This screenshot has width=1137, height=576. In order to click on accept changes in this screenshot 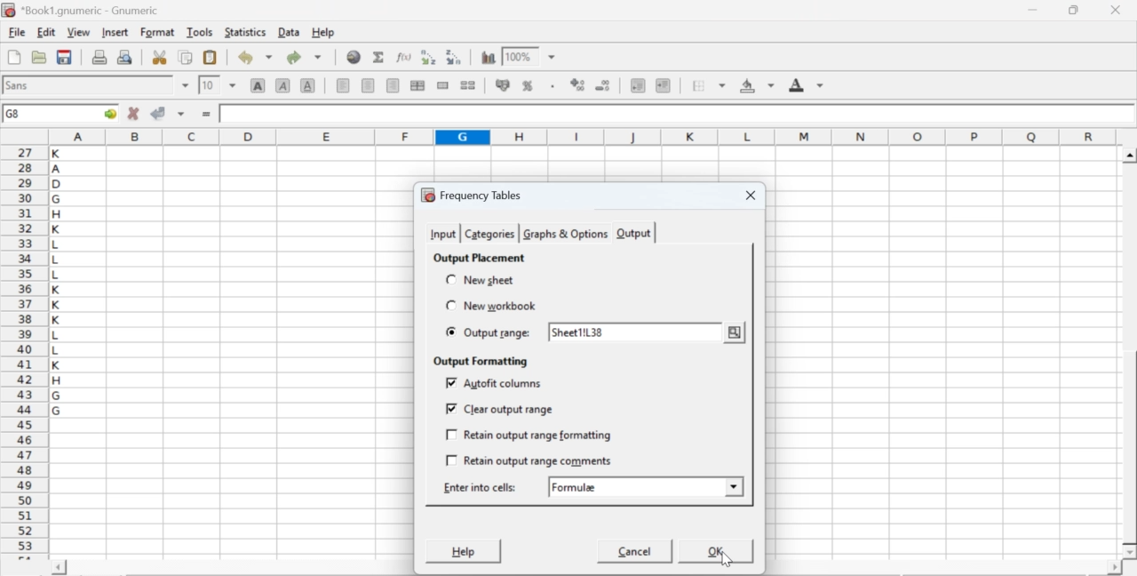, I will do `click(159, 112)`.